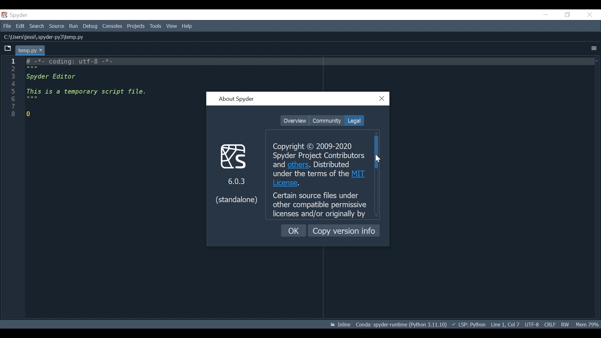  I want to click on About Spyder, so click(236, 100).